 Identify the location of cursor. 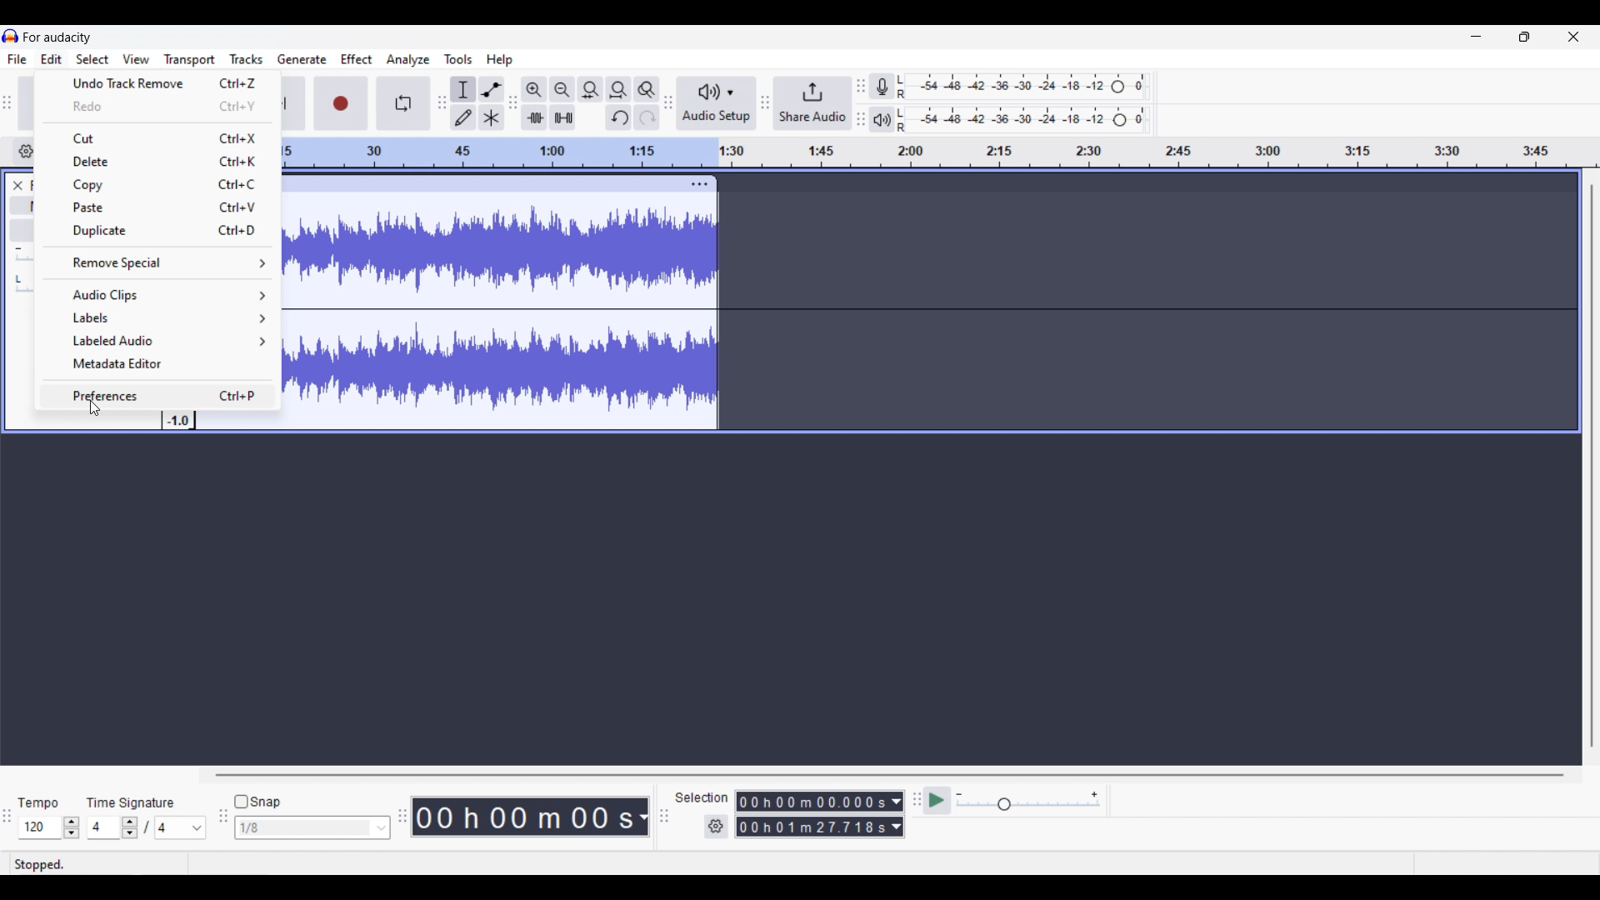
(95, 409).